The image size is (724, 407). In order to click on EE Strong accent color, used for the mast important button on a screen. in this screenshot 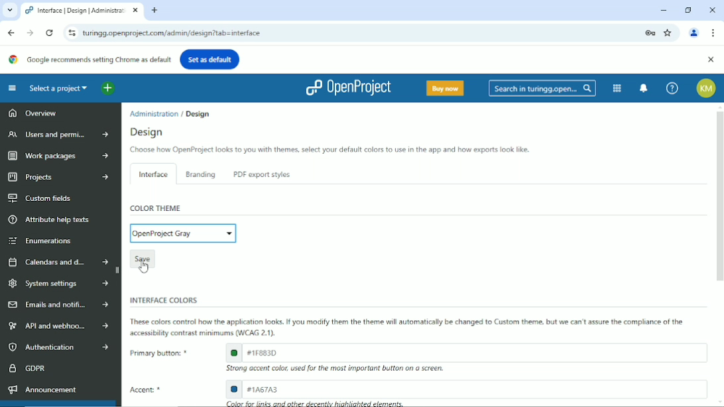, I will do `click(341, 369)`.